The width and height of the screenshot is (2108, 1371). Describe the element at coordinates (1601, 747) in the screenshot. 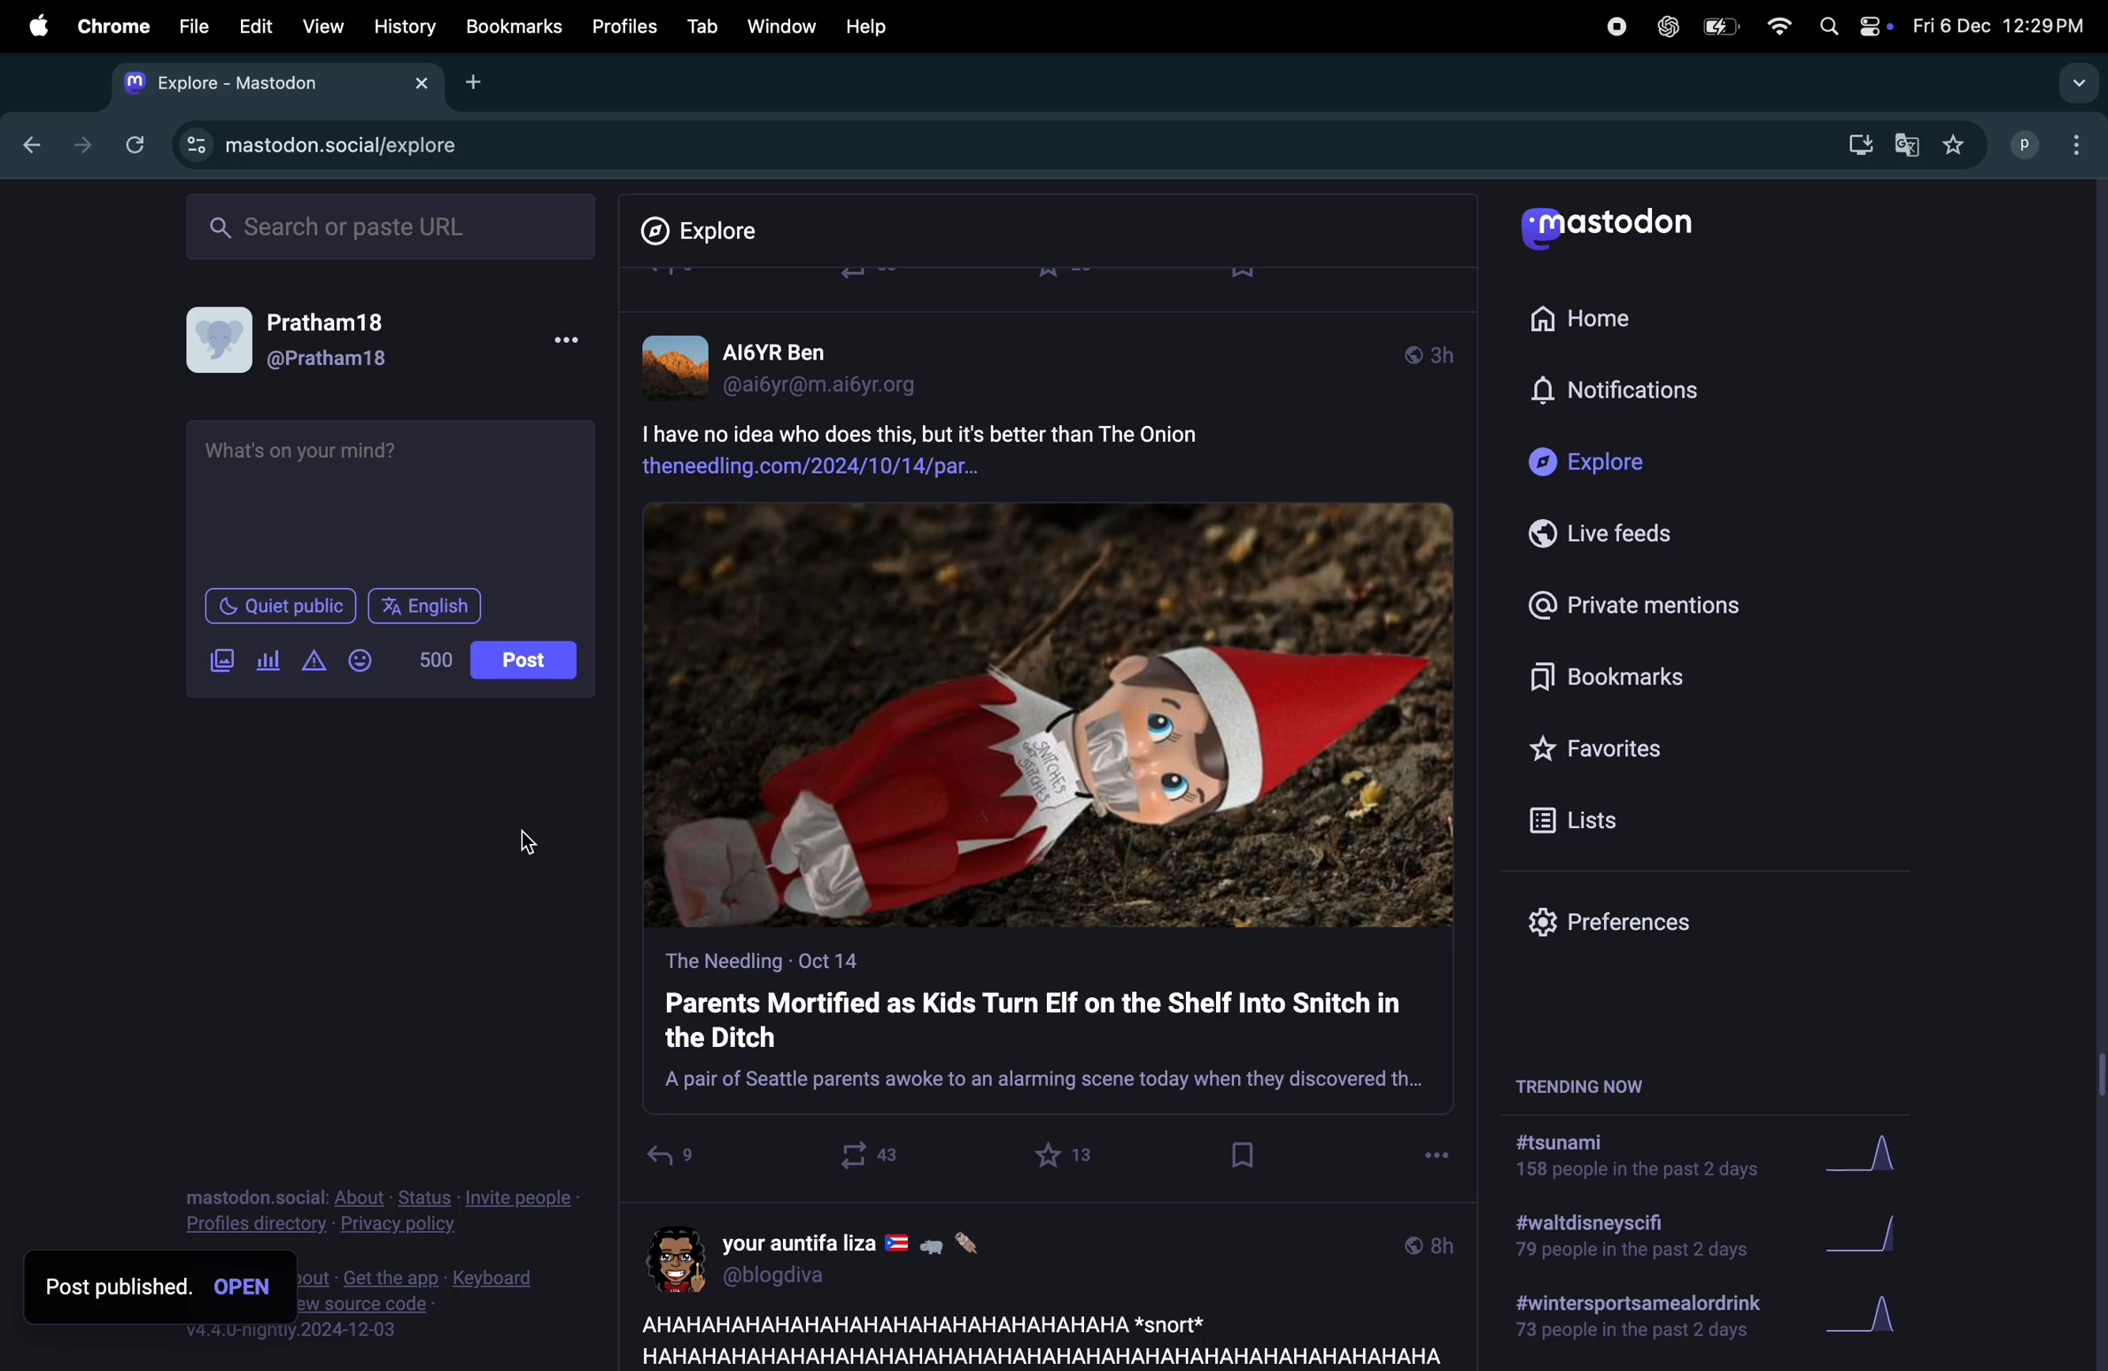

I see `Favourites` at that location.